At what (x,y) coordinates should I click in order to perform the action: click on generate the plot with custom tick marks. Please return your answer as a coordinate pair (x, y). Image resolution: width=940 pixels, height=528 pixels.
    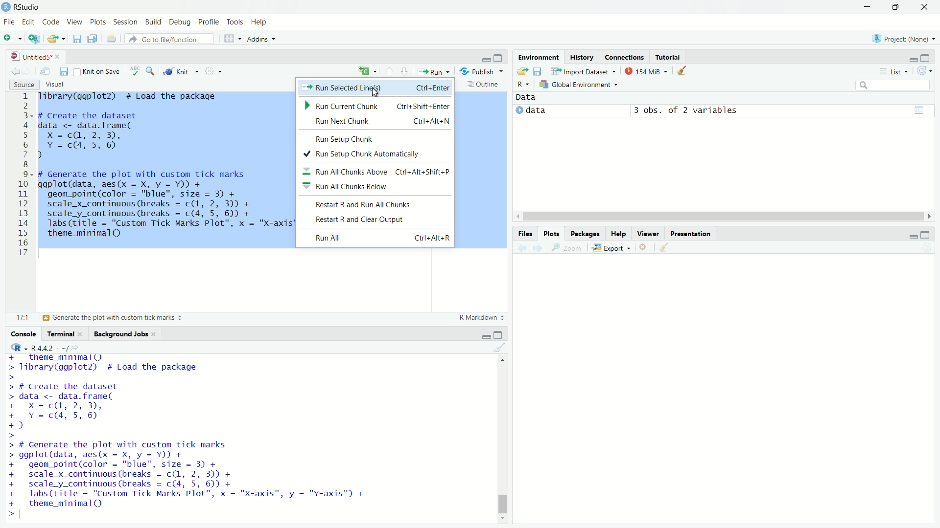
    Looking at the image, I should click on (117, 318).